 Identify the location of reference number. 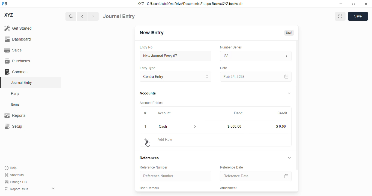
(176, 176).